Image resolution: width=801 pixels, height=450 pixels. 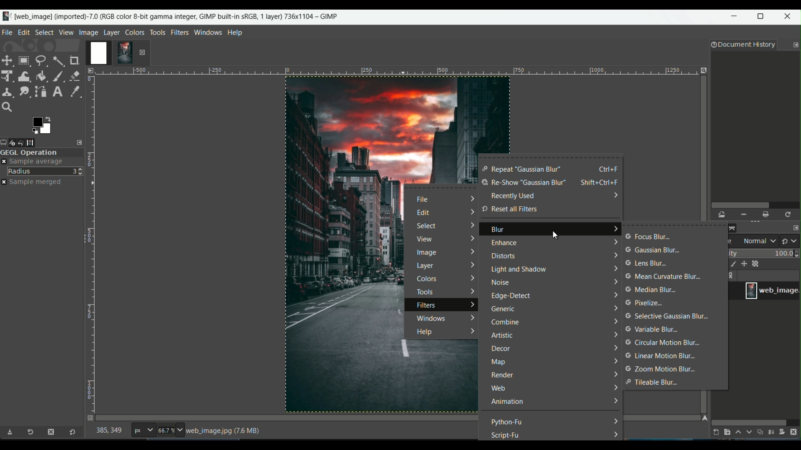 What do you see at coordinates (760, 433) in the screenshot?
I see `create duplicate layer` at bounding box center [760, 433].